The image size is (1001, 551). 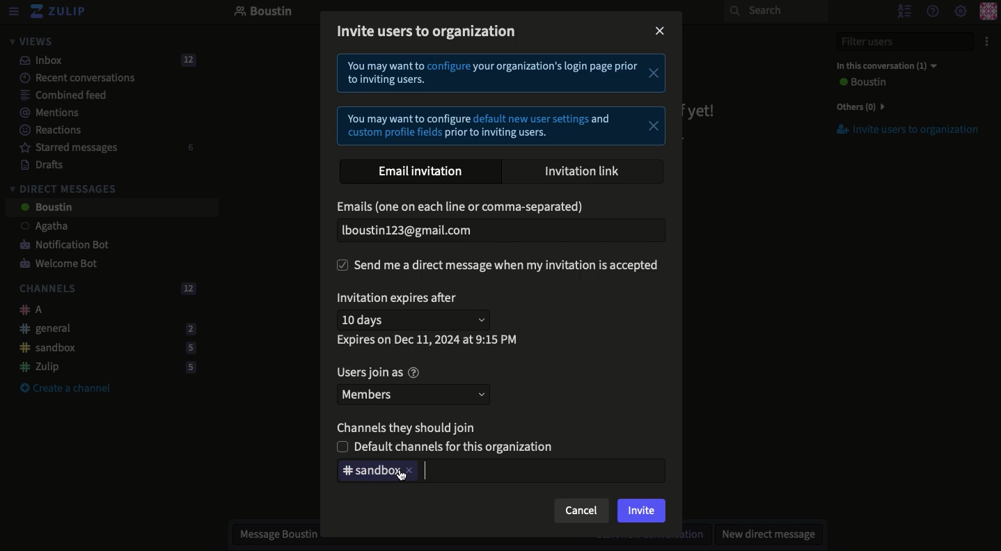 I want to click on 10 days, so click(x=417, y=319).